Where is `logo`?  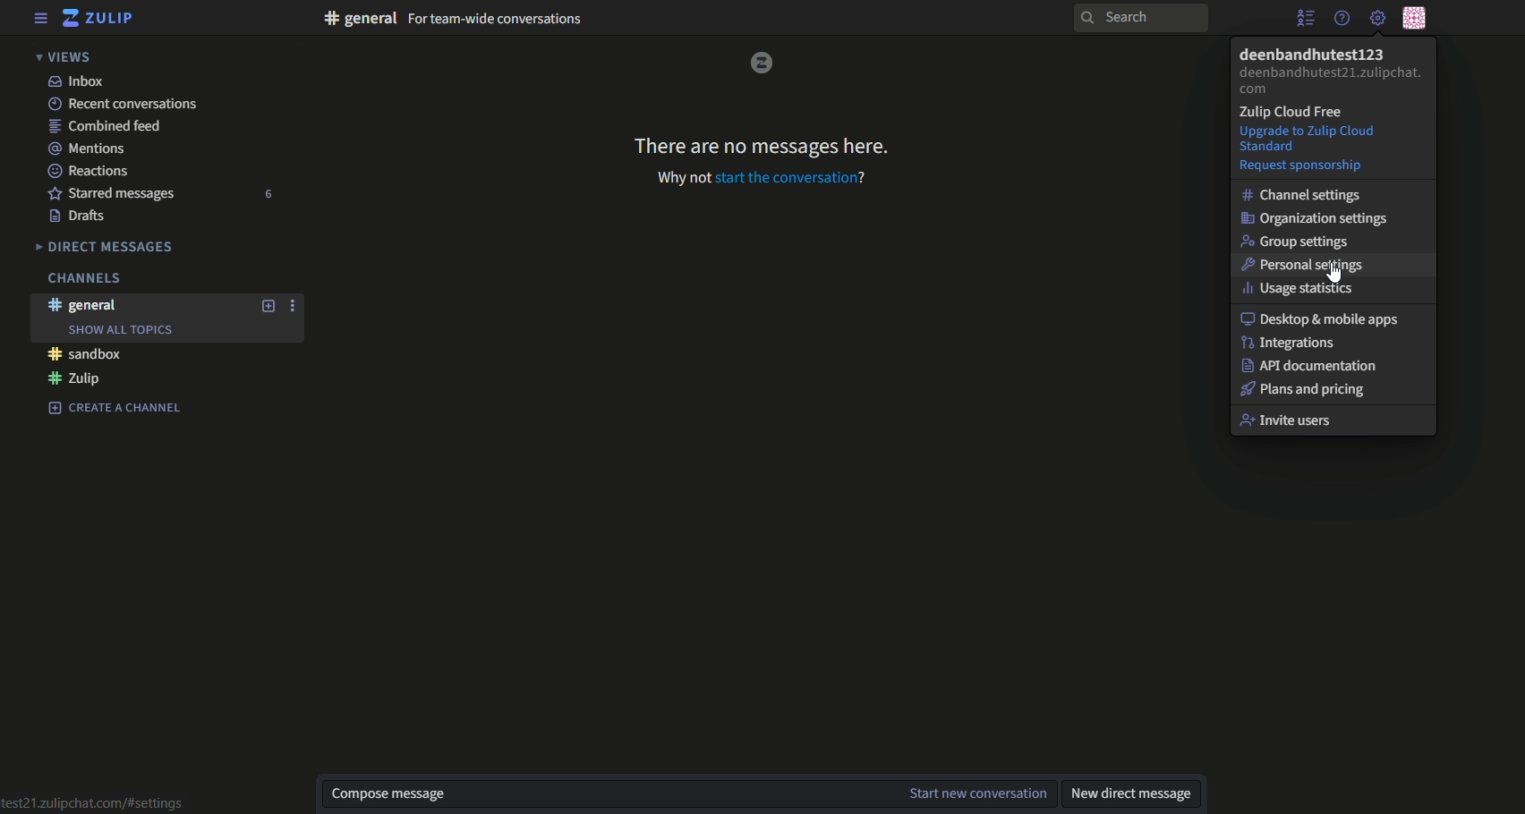
logo is located at coordinates (761, 63).